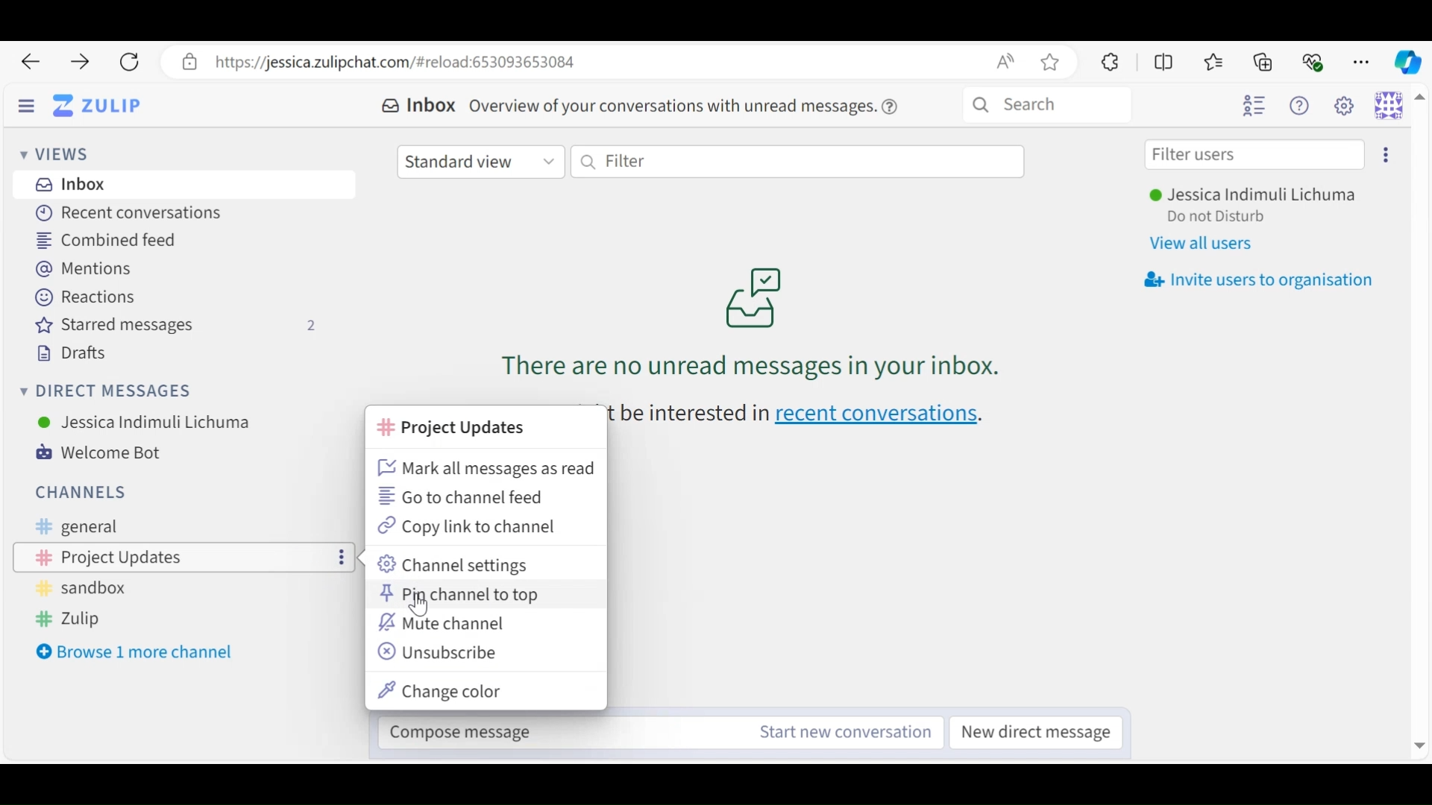 This screenshot has height=805, width=1432. Describe the element at coordinates (109, 239) in the screenshot. I see `Combined feed` at that location.